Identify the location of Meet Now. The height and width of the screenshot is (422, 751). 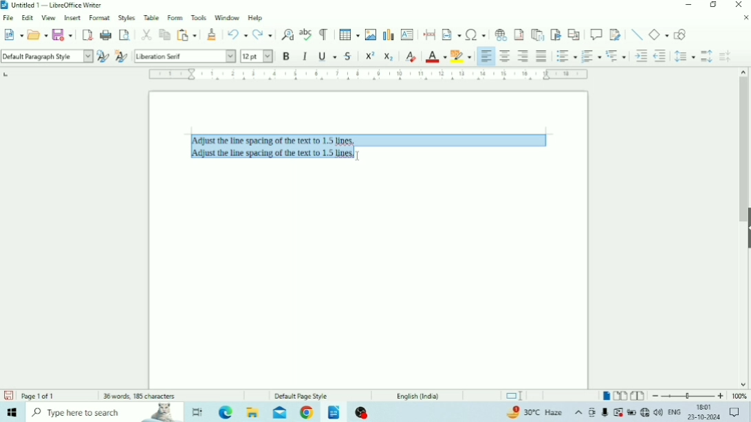
(593, 412).